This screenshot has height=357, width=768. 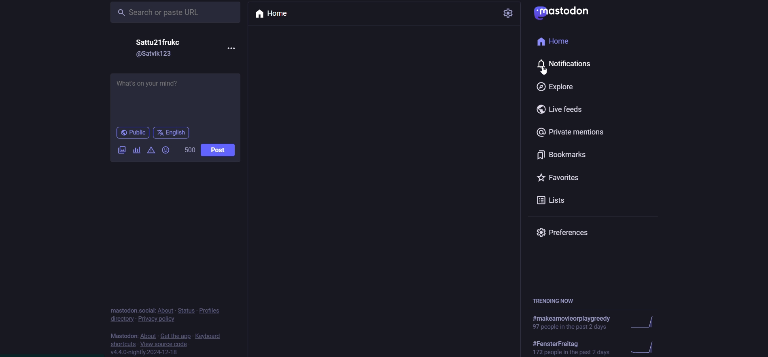 What do you see at coordinates (565, 233) in the screenshot?
I see `Preferences` at bounding box center [565, 233].